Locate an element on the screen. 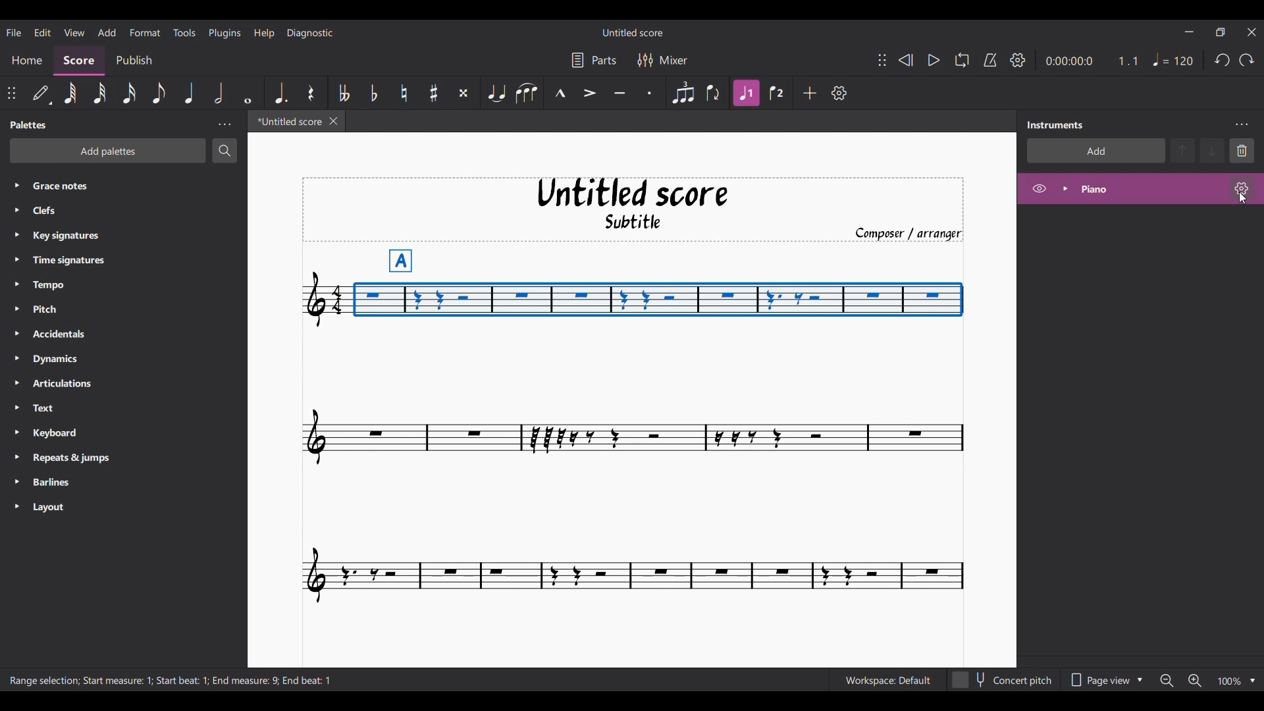 Image resolution: width=1264 pixels, height=711 pixels. Metronome is located at coordinates (990, 60).